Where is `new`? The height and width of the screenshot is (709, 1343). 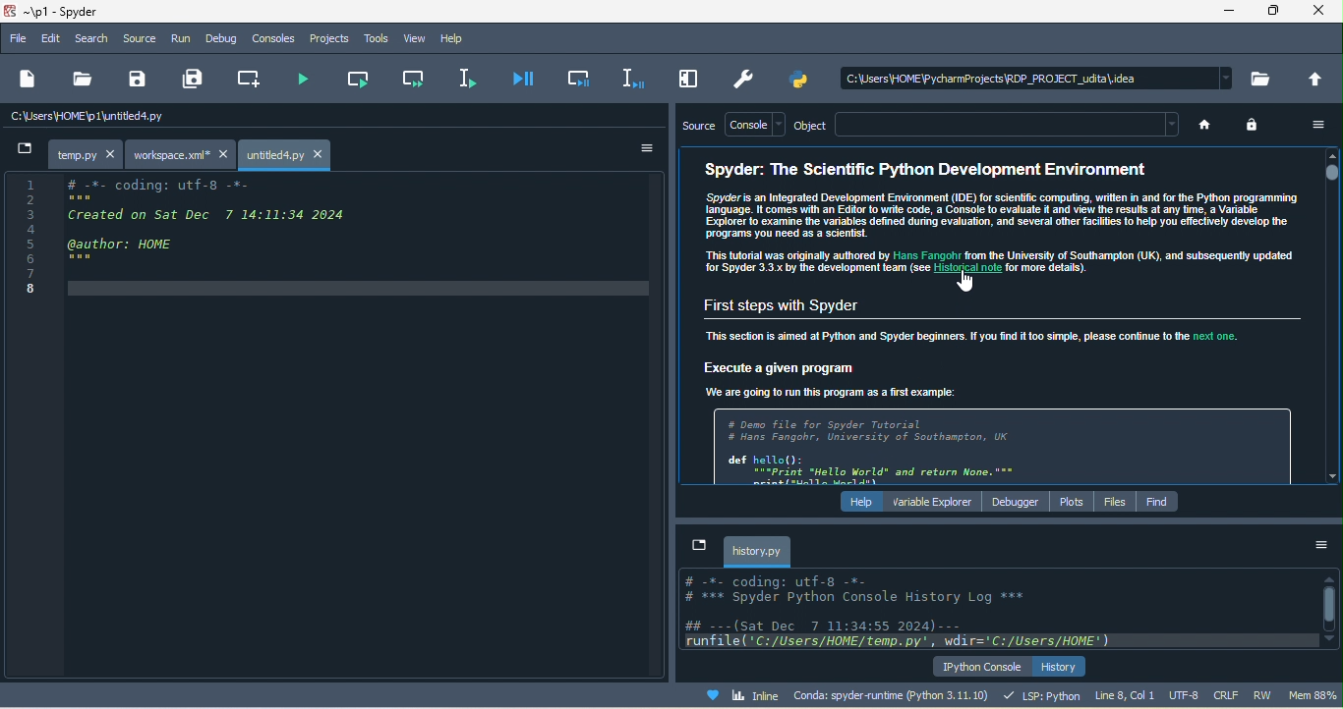
new is located at coordinates (28, 78).